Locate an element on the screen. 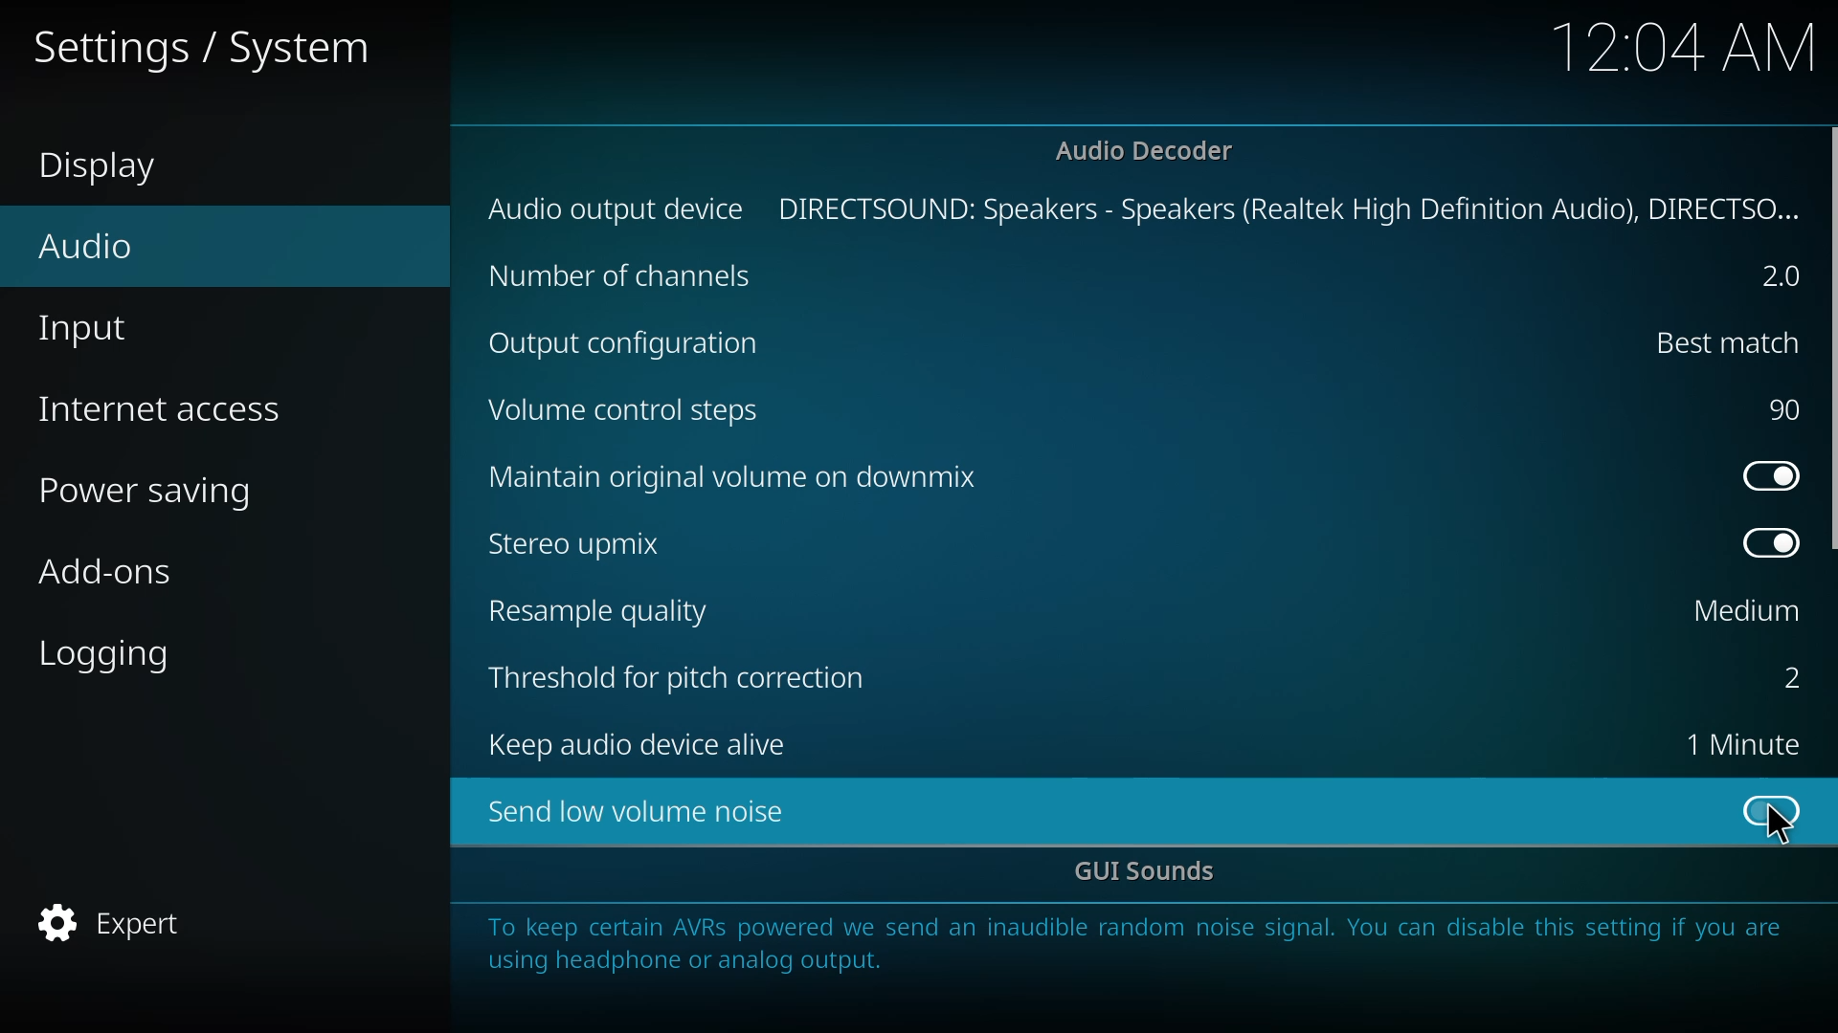 The height and width of the screenshot is (1033, 1838). channels is located at coordinates (628, 273).